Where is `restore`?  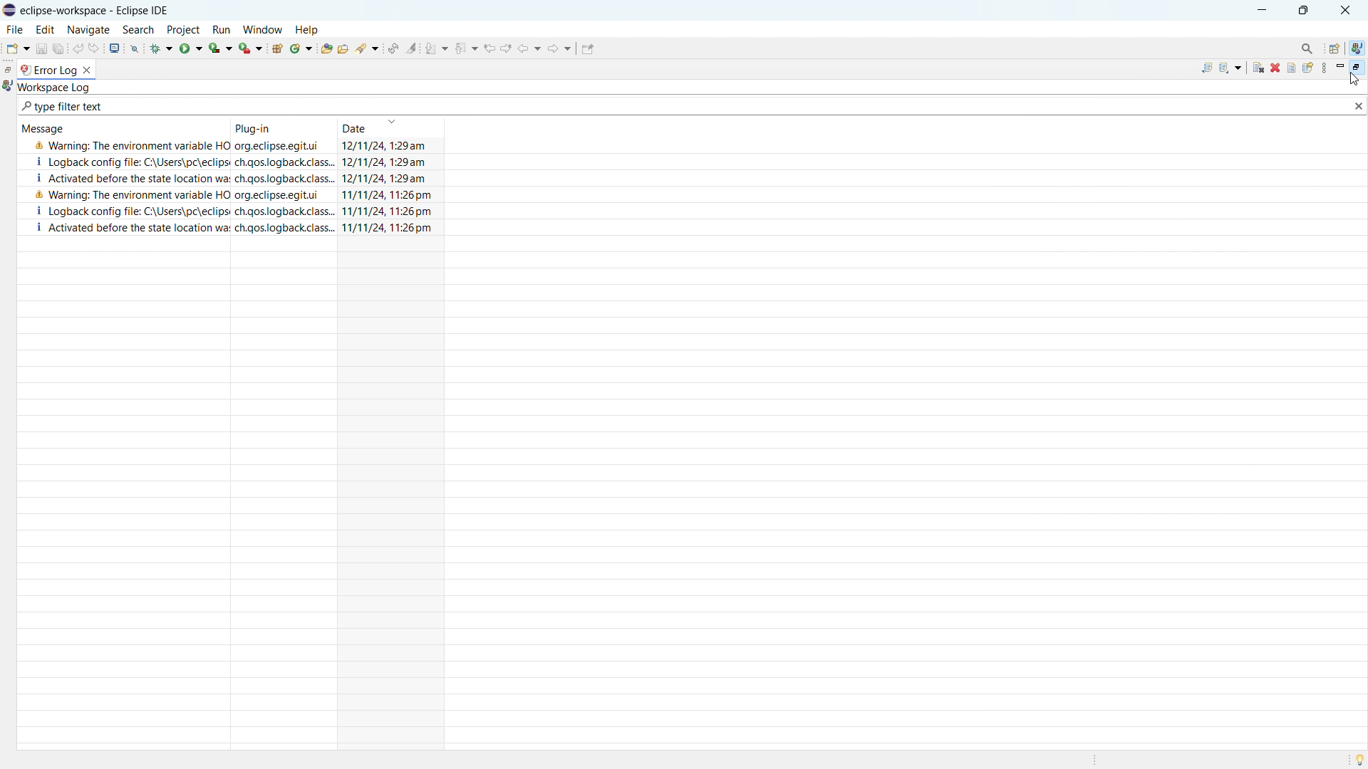 restore is located at coordinates (9, 70).